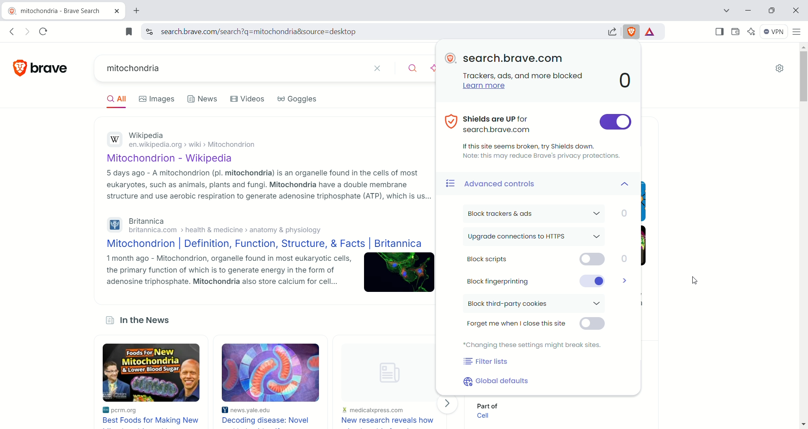  Describe the element at coordinates (265, 244) in the screenshot. I see `Mitochondrion | Definition, Structure, & Facts | Britannica` at that location.